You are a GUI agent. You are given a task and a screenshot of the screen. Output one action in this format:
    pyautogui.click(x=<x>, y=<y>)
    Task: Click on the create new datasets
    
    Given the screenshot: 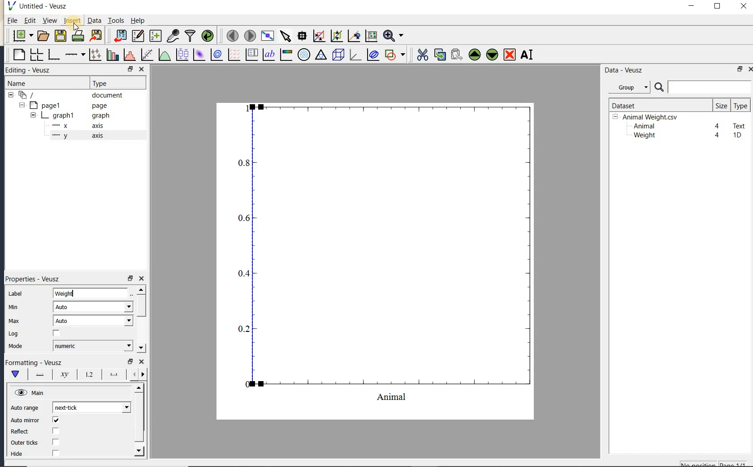 What is the action you would take?
    pyautogui.click(x=156, y=35)
    